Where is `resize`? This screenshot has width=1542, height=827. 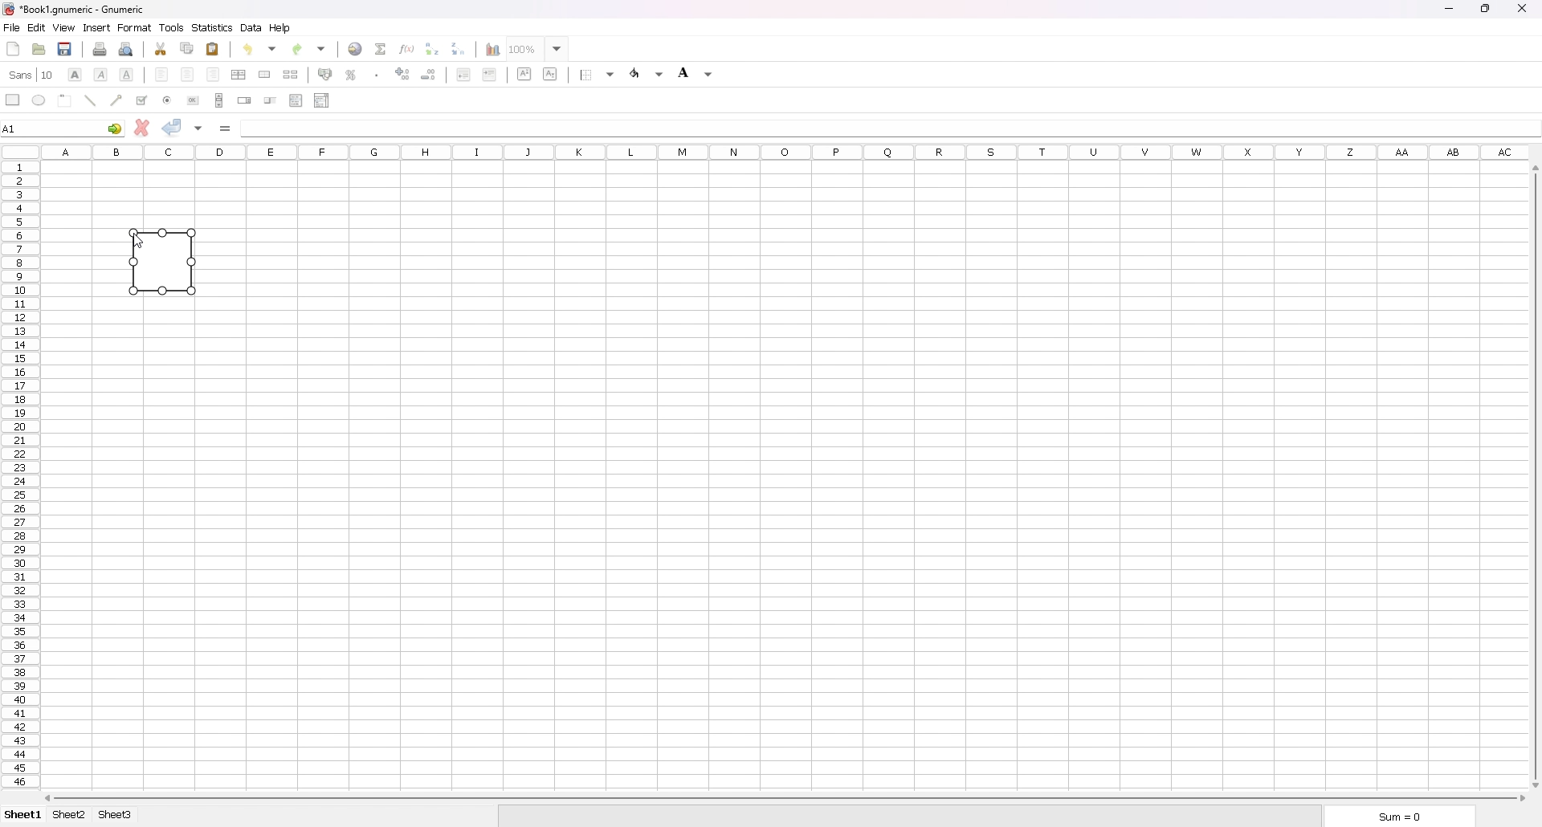 resize is located at coordinates (1484, 9).